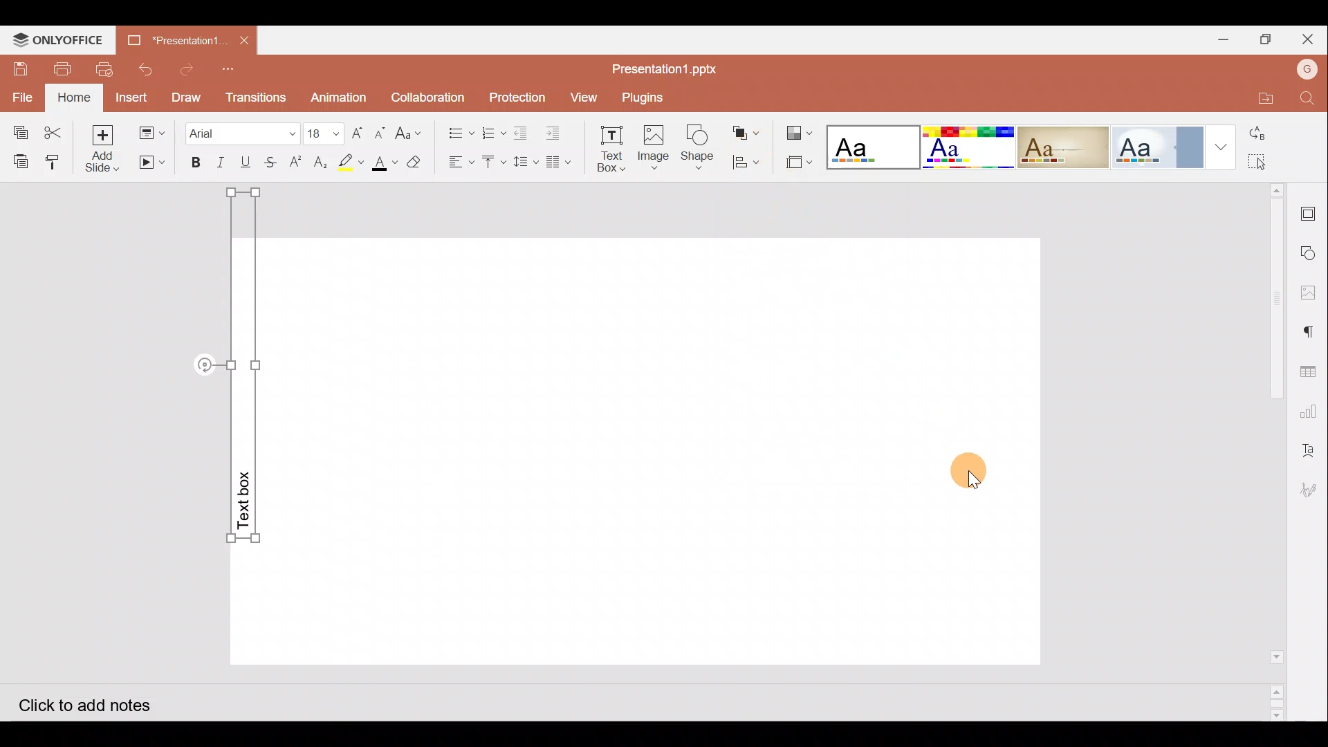 The width and height of the screenshot is (1328, 747). I want to click on Insert Image, so click(652, 148).